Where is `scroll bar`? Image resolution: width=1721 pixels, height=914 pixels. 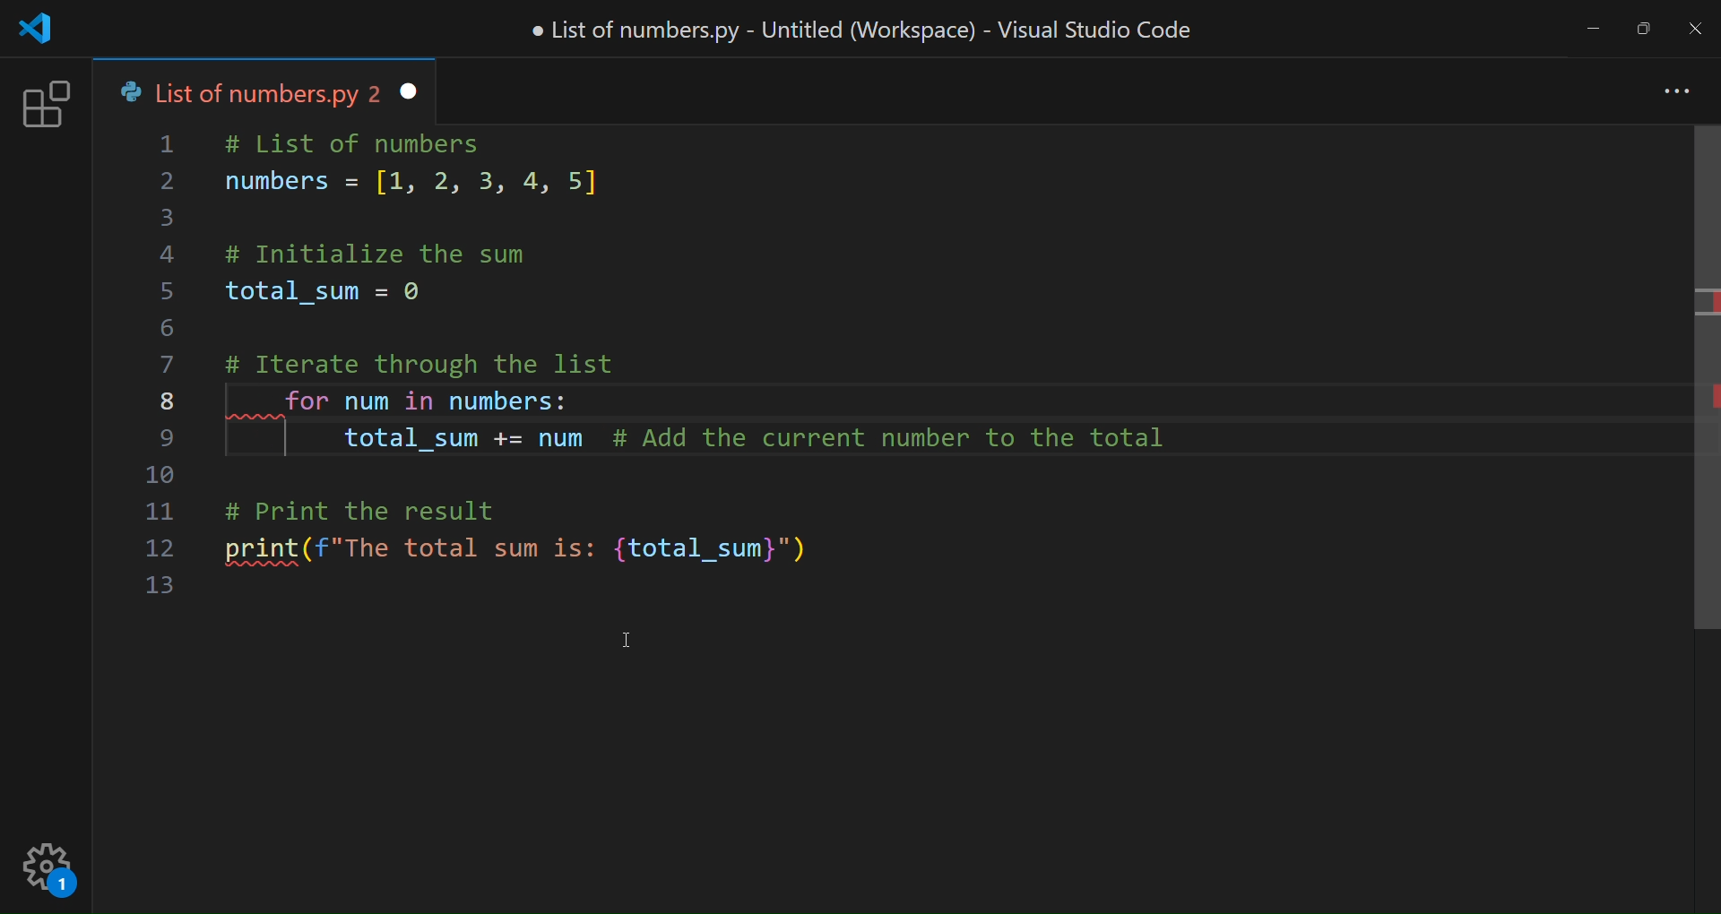 scroll bar is located at coordinates (1693, 390).